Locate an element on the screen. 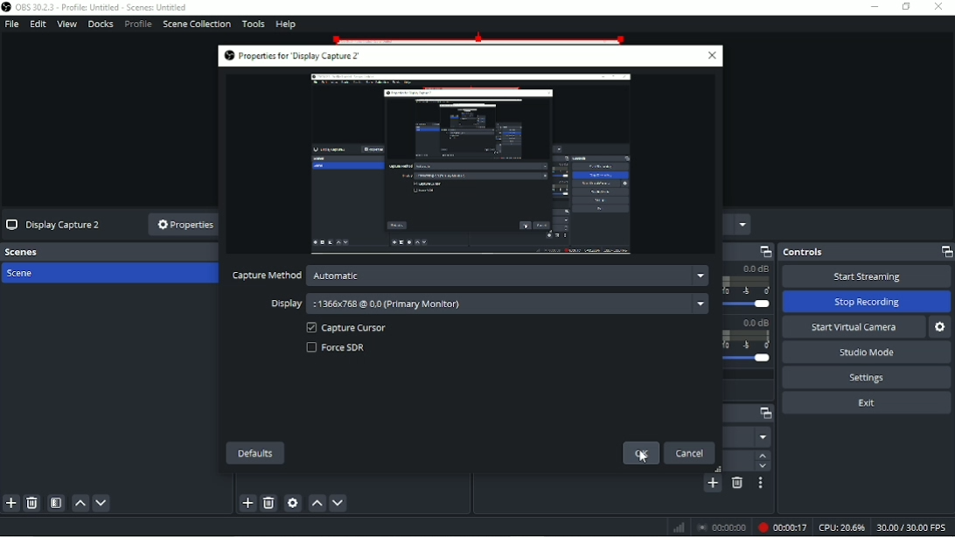 This screenshot has width=955, height=537. Remove selected scene is located at coordinates (32, 503).